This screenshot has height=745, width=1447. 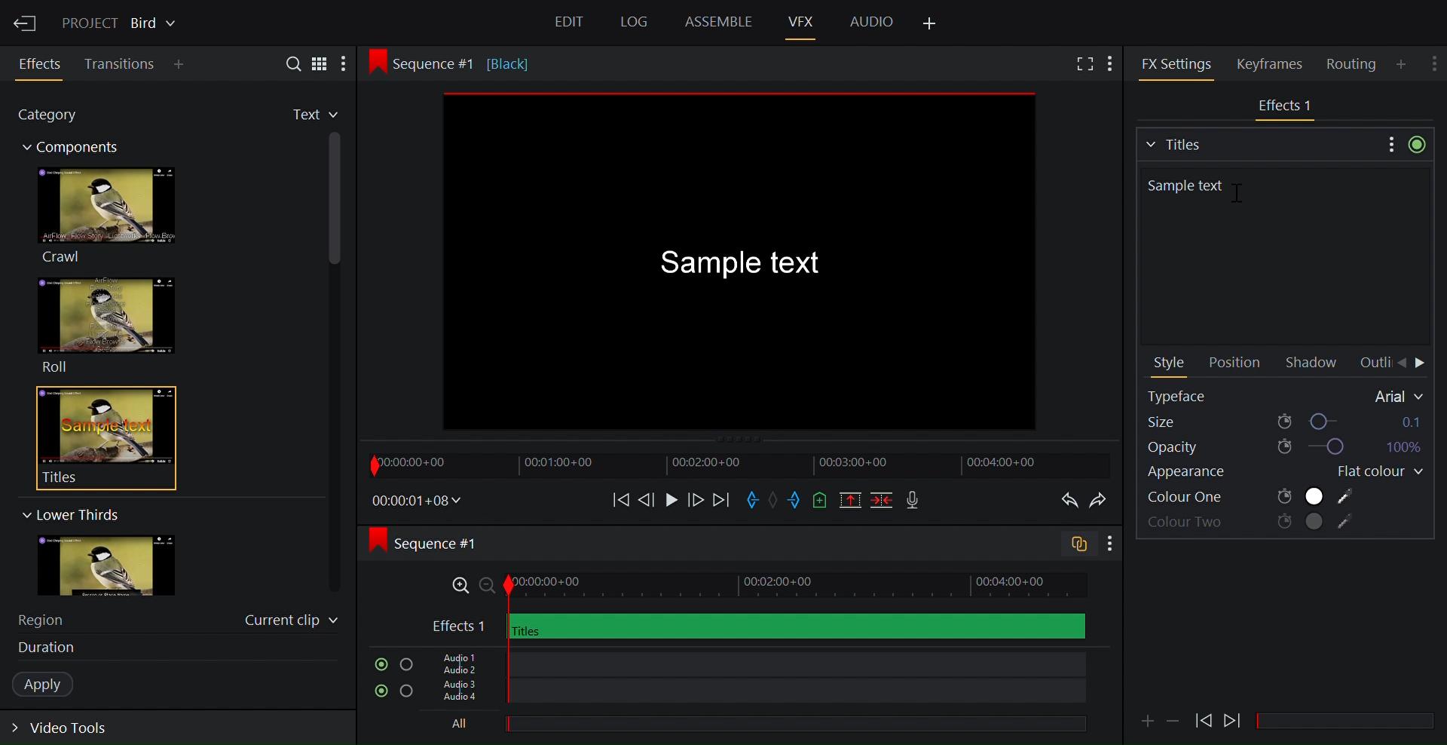 What do you see at coordinates (105, 215) in the screenshot?
I see `Crawl` at bounding box center [105, 215].